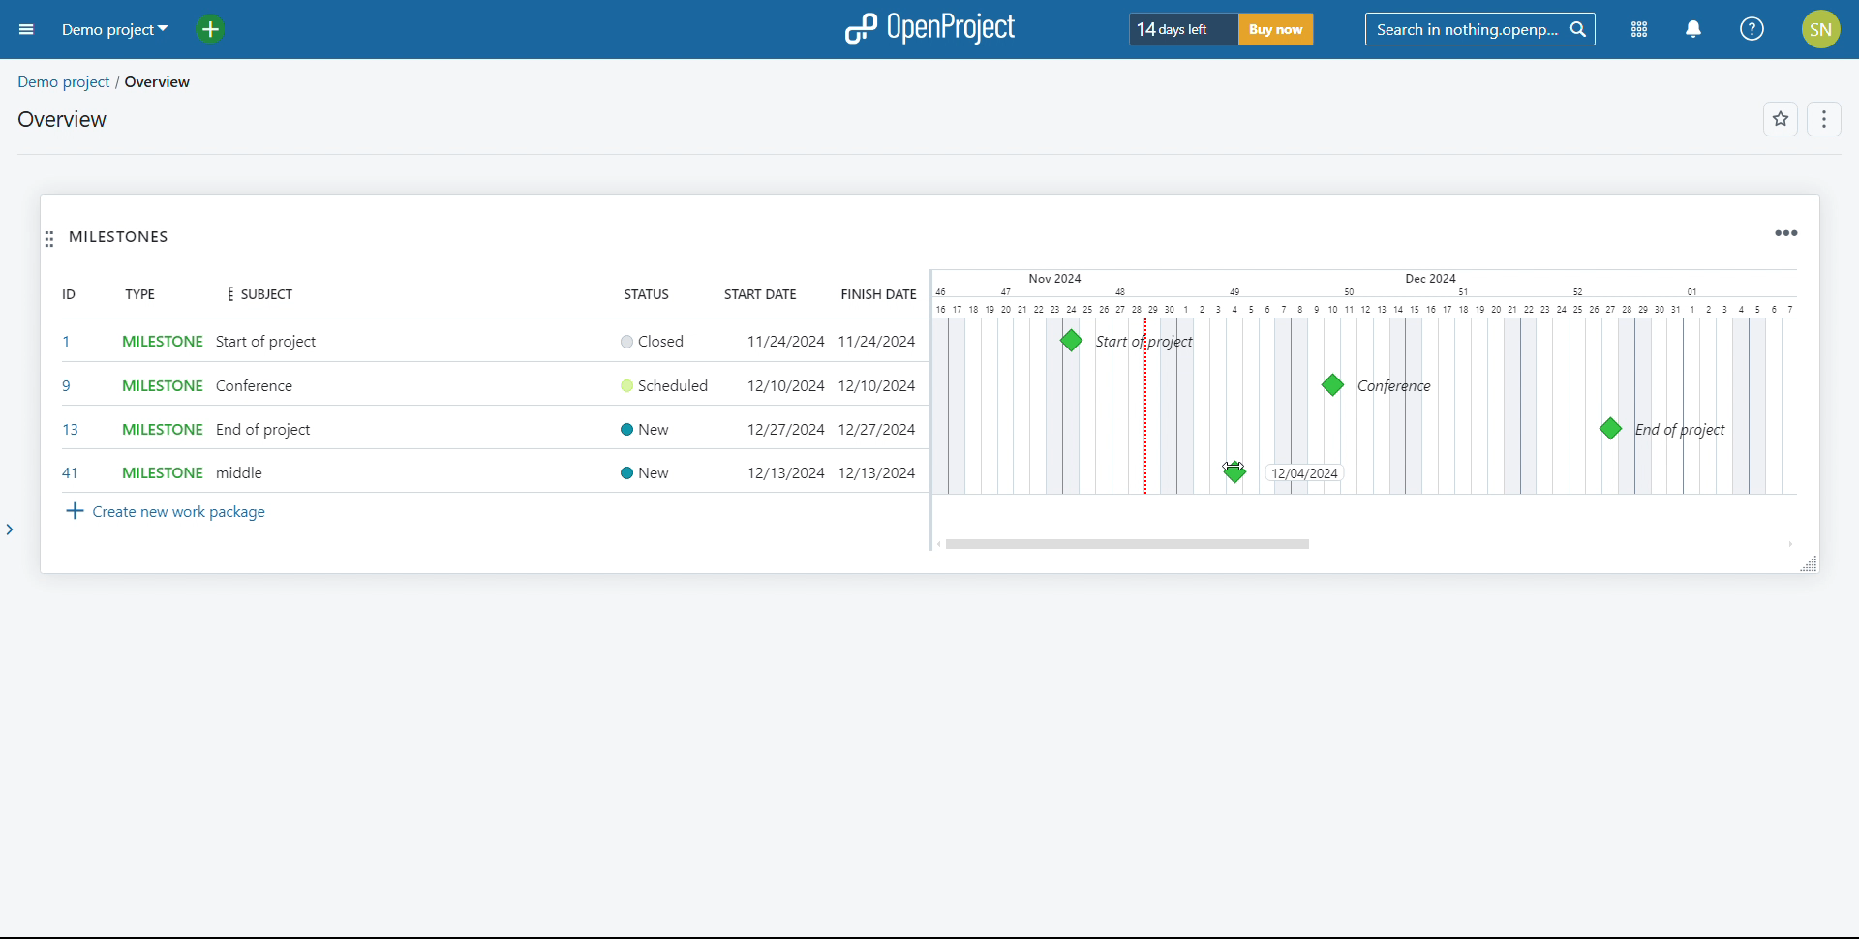 This screenshot has height=939, width=1859. Describe the element at coordinates (113, 30) in the screenshot. I see `demo project selected` at that location.